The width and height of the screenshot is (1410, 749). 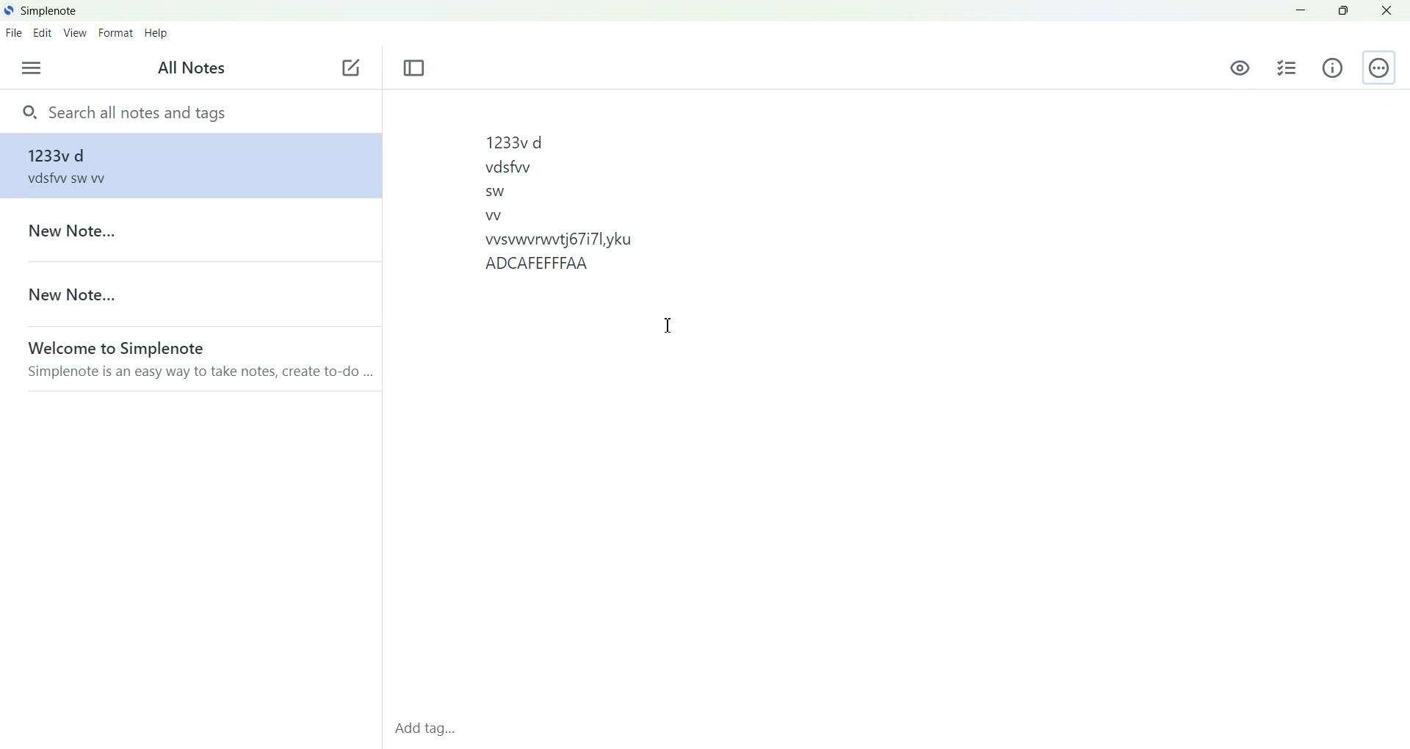 I want to click on Format, so click(x=117, y=32).